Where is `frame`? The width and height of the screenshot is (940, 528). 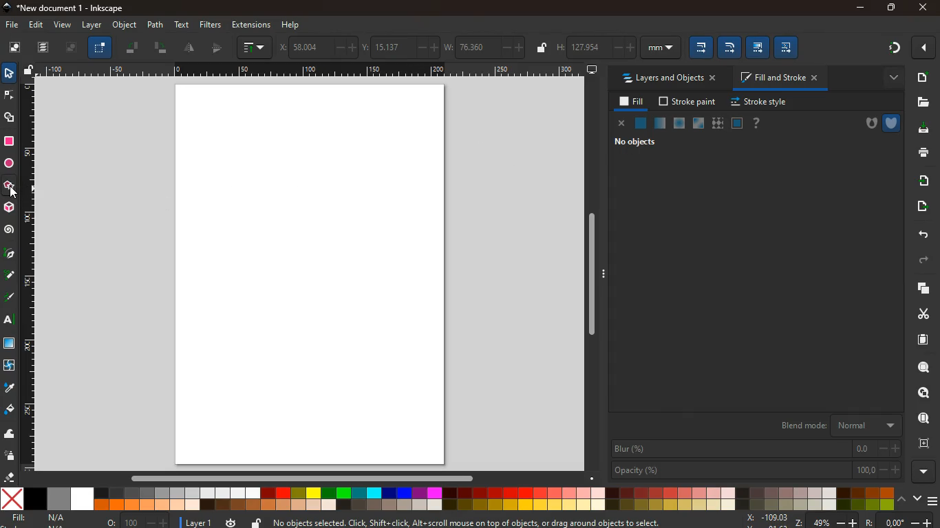
frame is located at coordinates (72, 49).